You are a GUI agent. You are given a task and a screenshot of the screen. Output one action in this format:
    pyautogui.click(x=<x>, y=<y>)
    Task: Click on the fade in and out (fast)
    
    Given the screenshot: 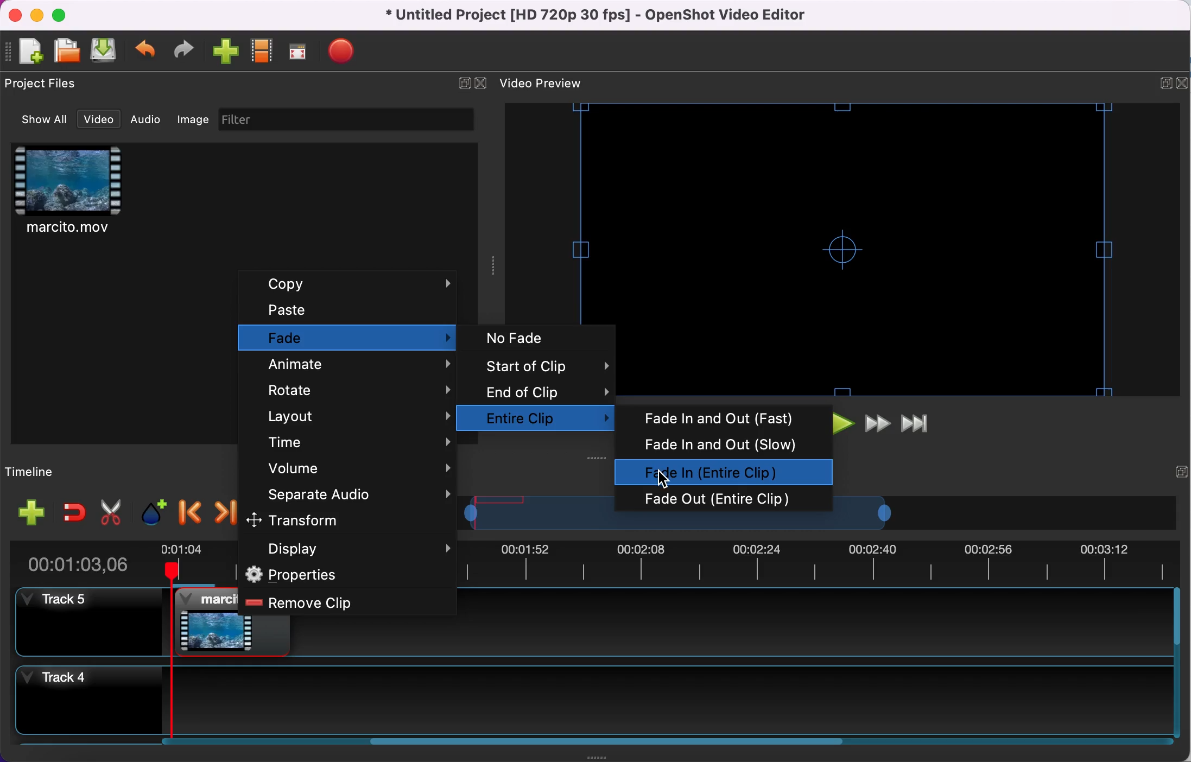 What is the action you would take?
    pyautogui.click(x=727, y=417)
    